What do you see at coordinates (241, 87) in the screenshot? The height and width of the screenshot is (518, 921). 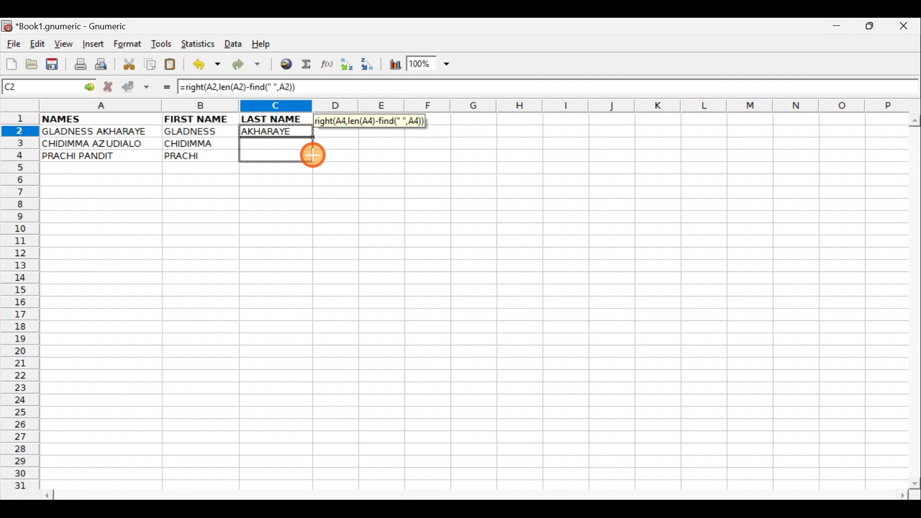 I see `=right(A2, len(A2)-find(" ",A2))` at bounding box center [241, 87].